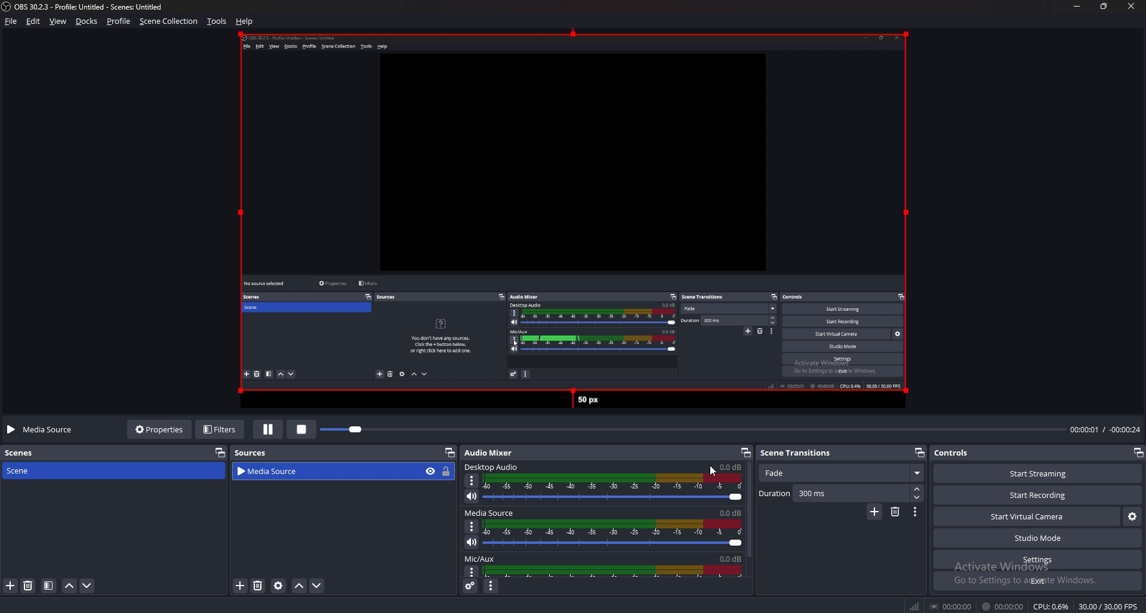  Describe the element at coordinates (88, 21) in the screenshot. I see `Docks` at that location.